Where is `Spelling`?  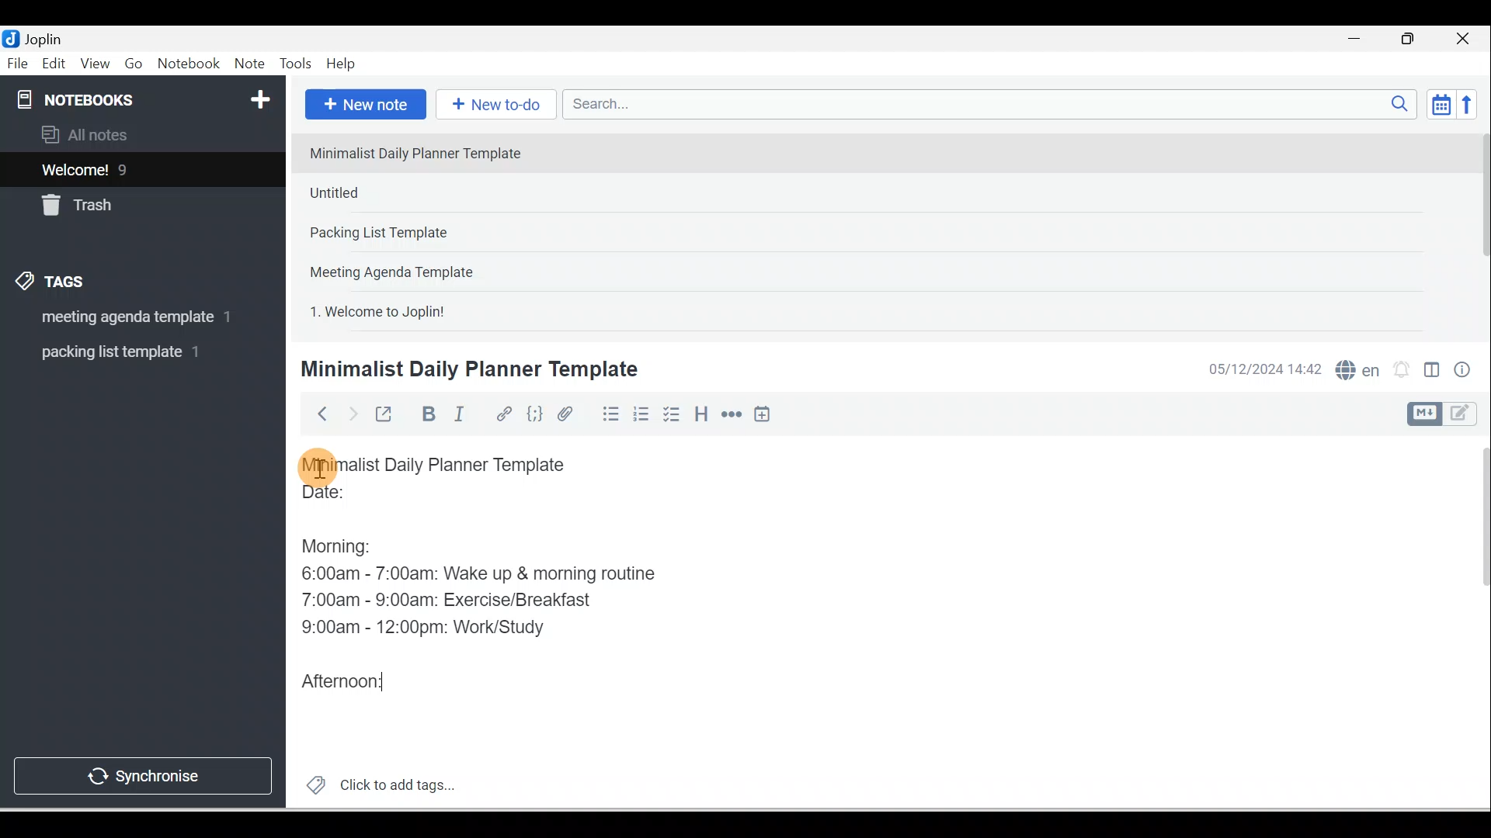
Spelling is located at coordinates (1354, 368).